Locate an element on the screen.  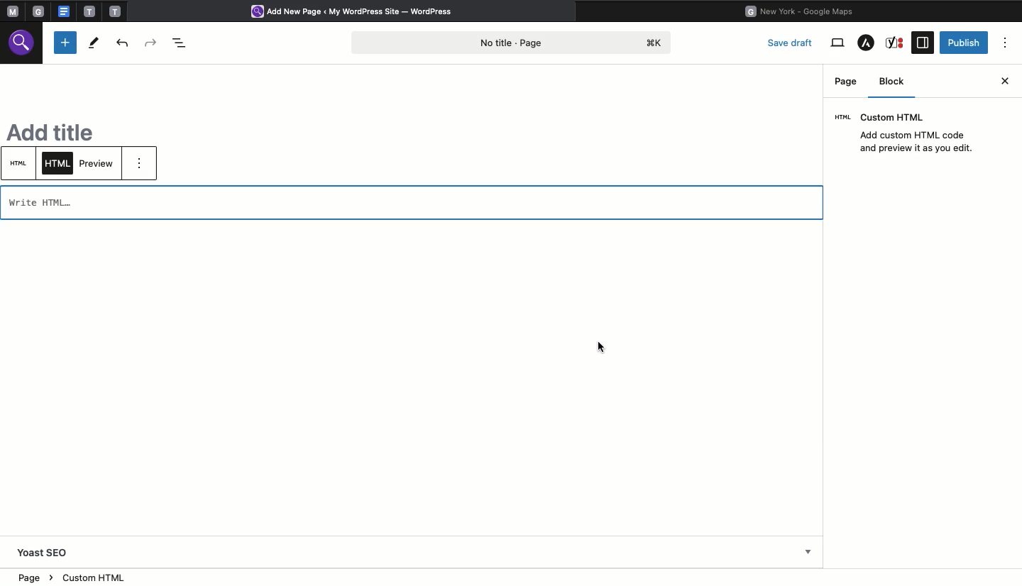
Document overview is located at coordinates (180, 41).